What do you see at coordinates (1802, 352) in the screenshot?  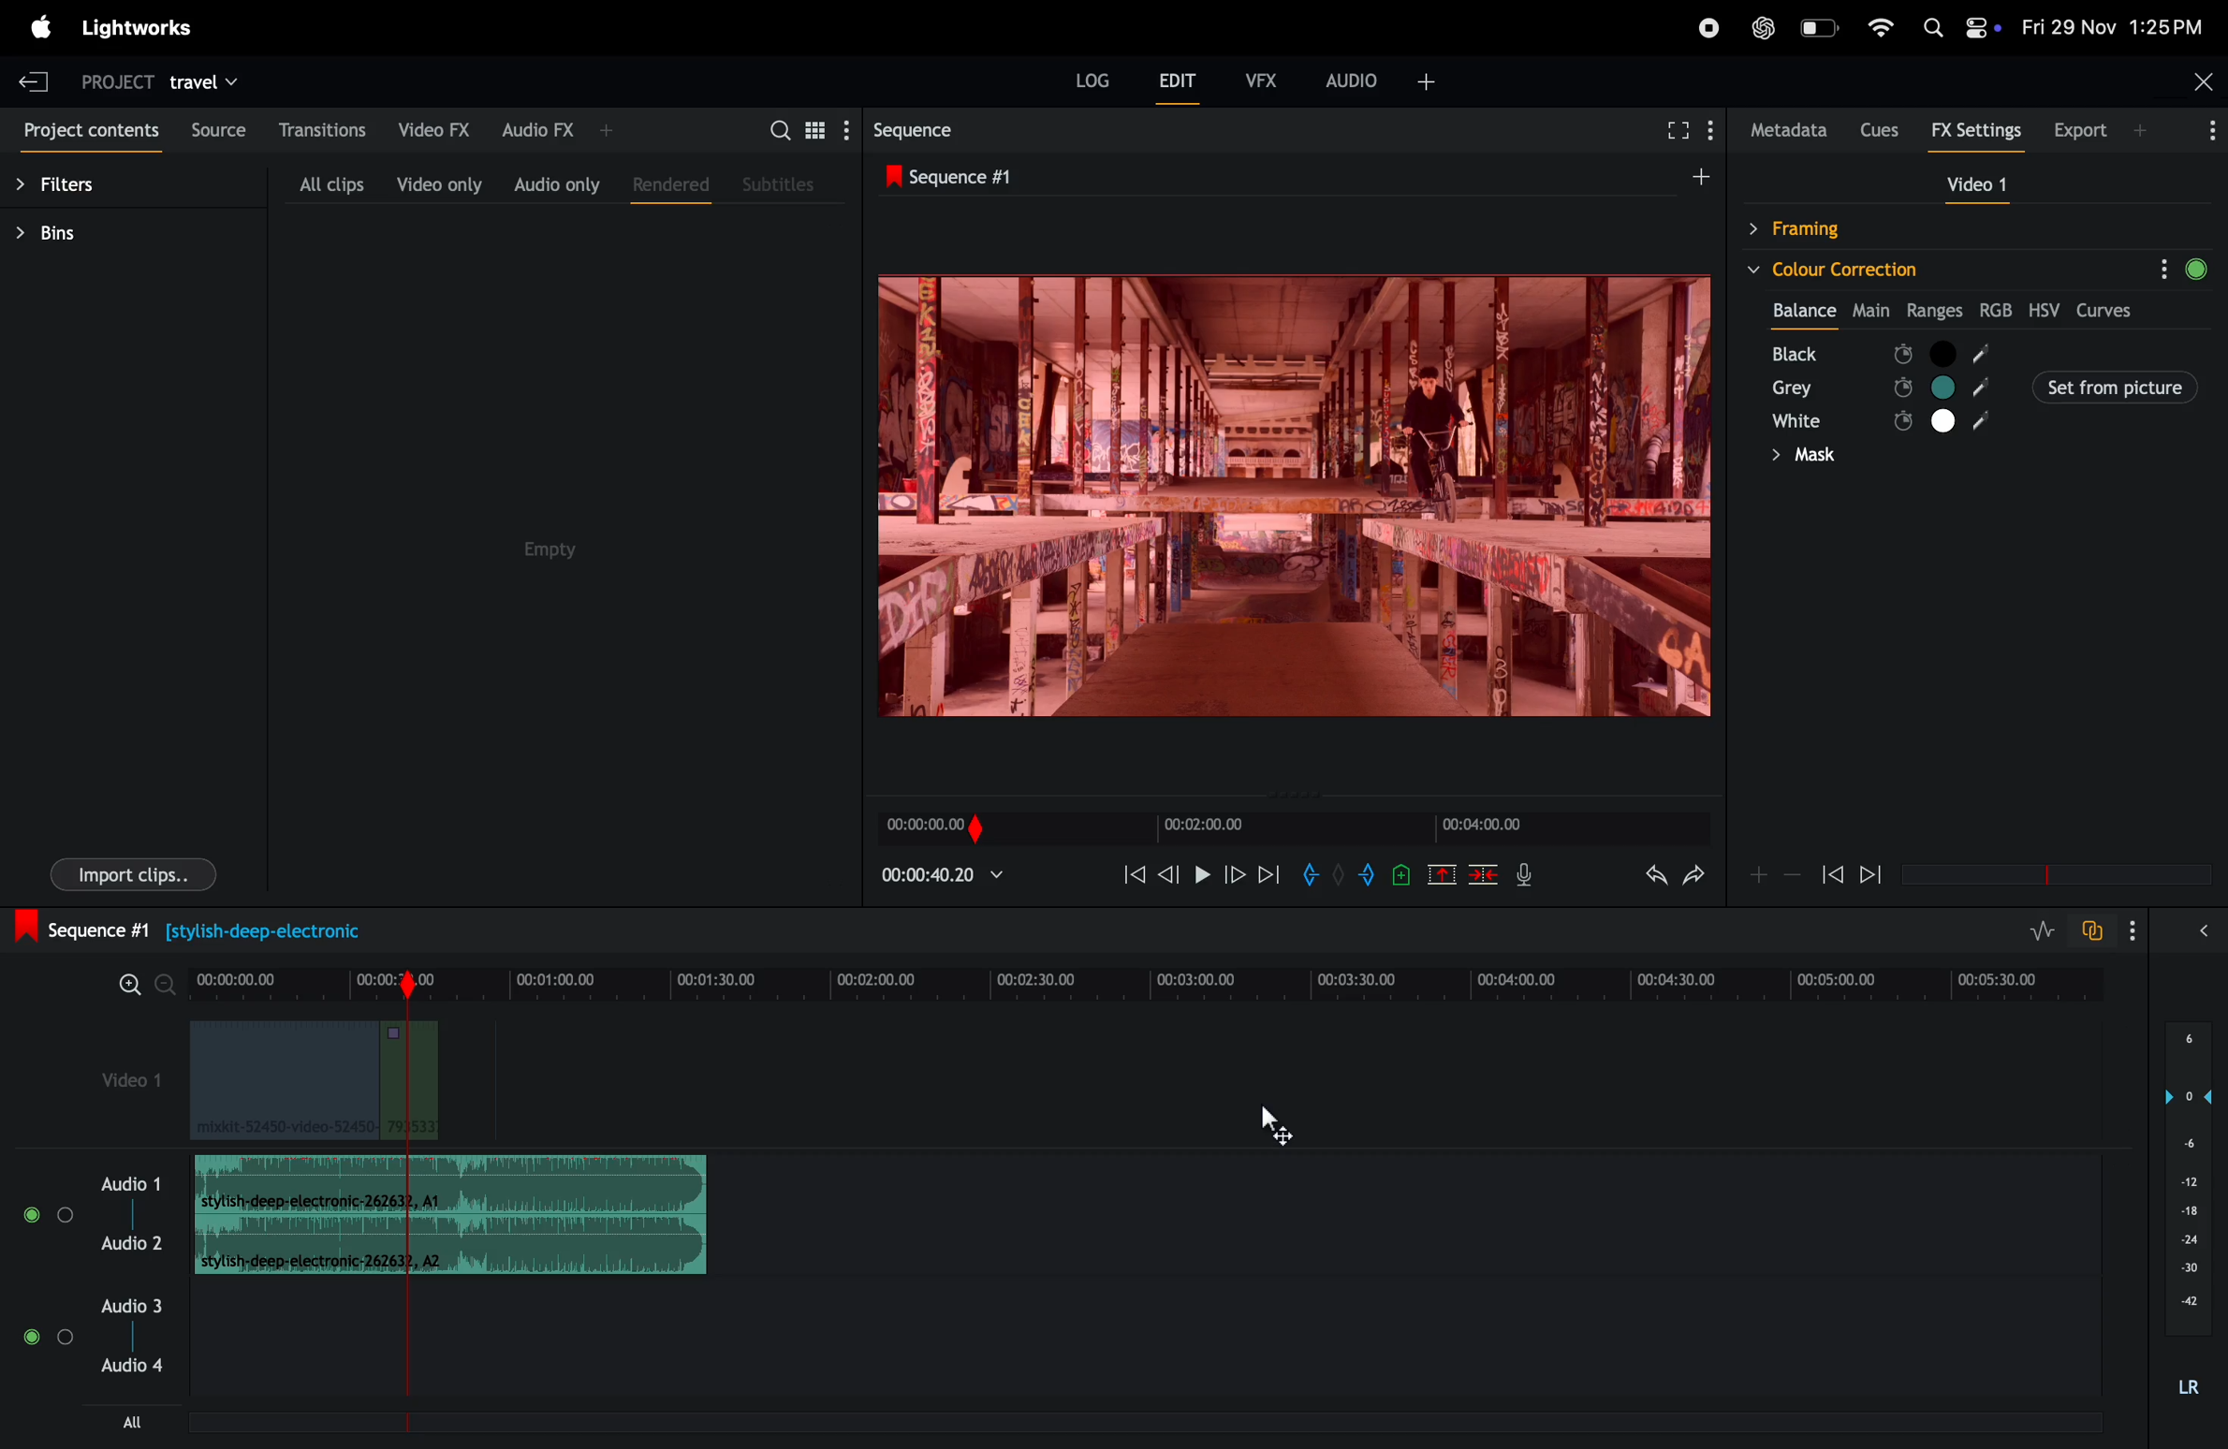 I see `black` at bounding box center [1802, 352].